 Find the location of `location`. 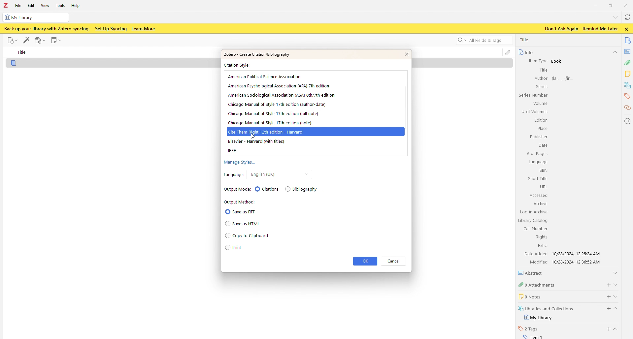

location is located at coordinates (627, 121).